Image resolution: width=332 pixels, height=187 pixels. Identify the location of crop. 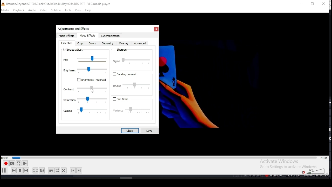
(80, 44).